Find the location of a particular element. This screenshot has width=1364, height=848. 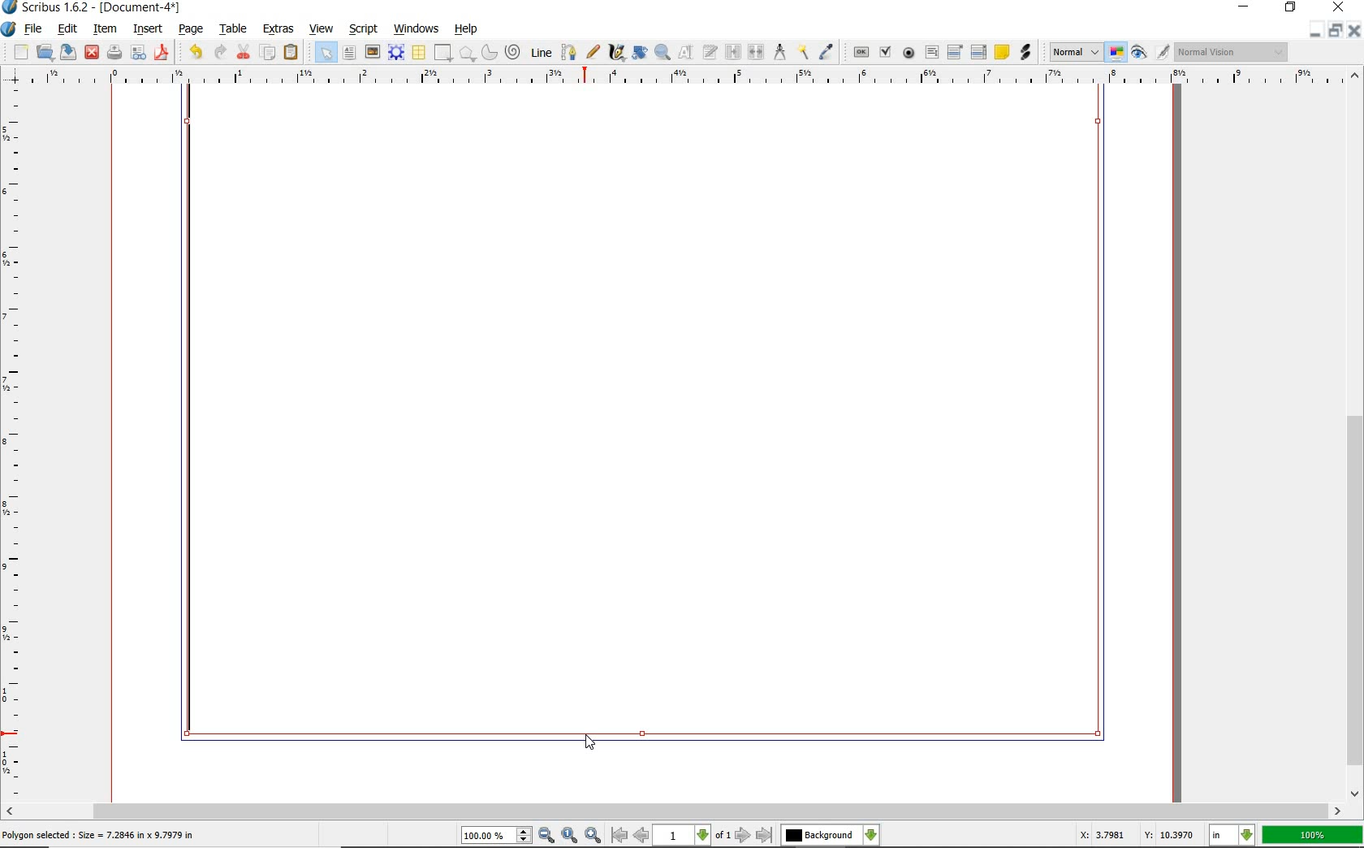

Normal Vision is located at coordinates (1231, 51).